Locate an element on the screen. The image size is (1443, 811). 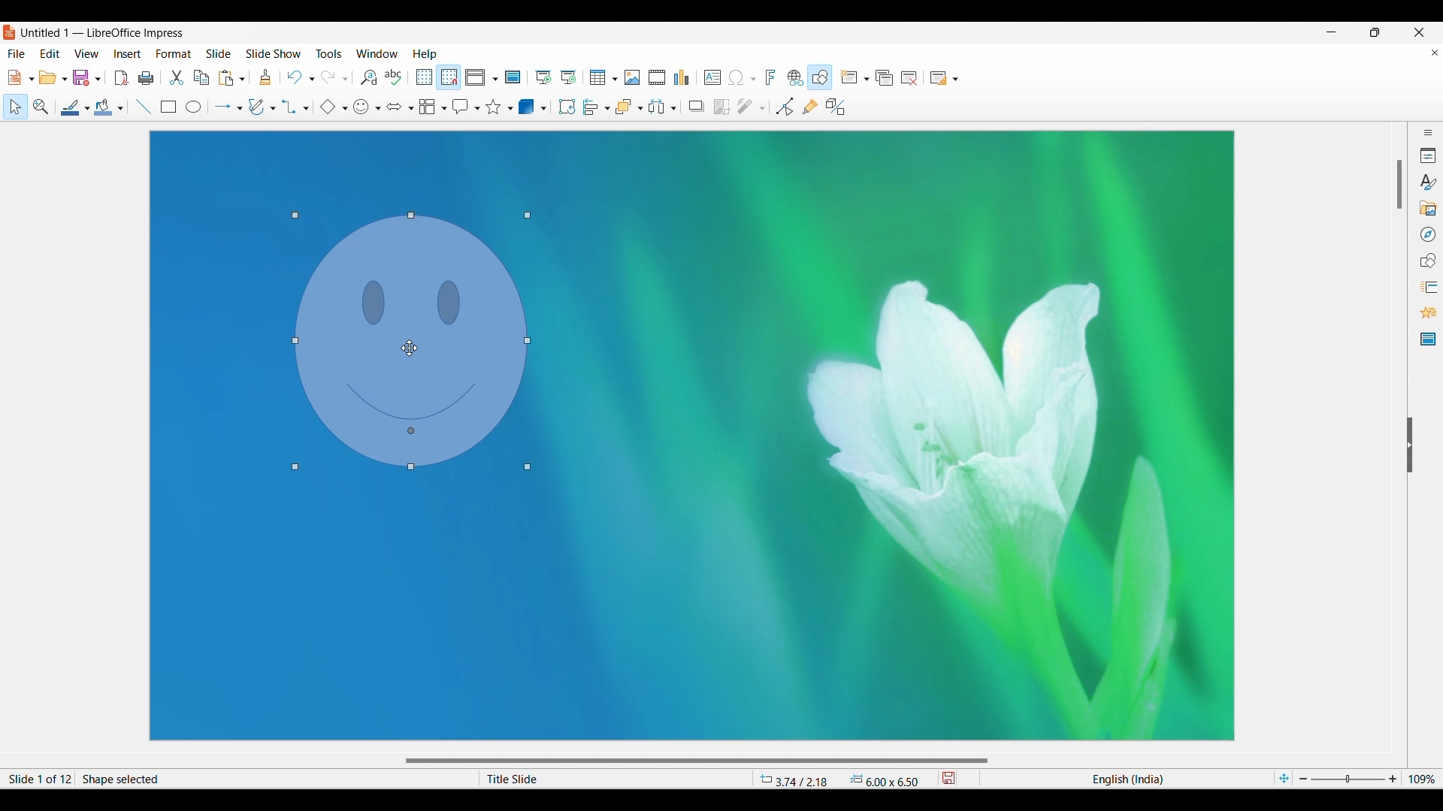
Insert audio or video is located at coordinates (658, 77).